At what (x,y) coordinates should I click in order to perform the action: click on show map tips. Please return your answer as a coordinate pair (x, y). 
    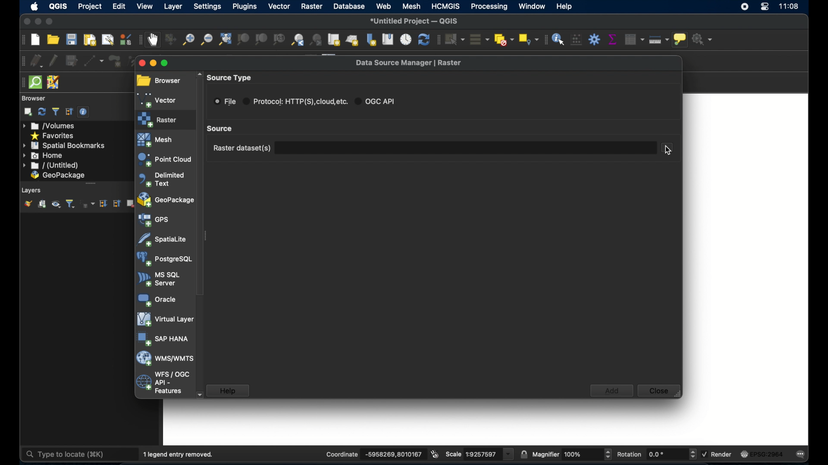
    Looking at the image, I should click on (681, 40).